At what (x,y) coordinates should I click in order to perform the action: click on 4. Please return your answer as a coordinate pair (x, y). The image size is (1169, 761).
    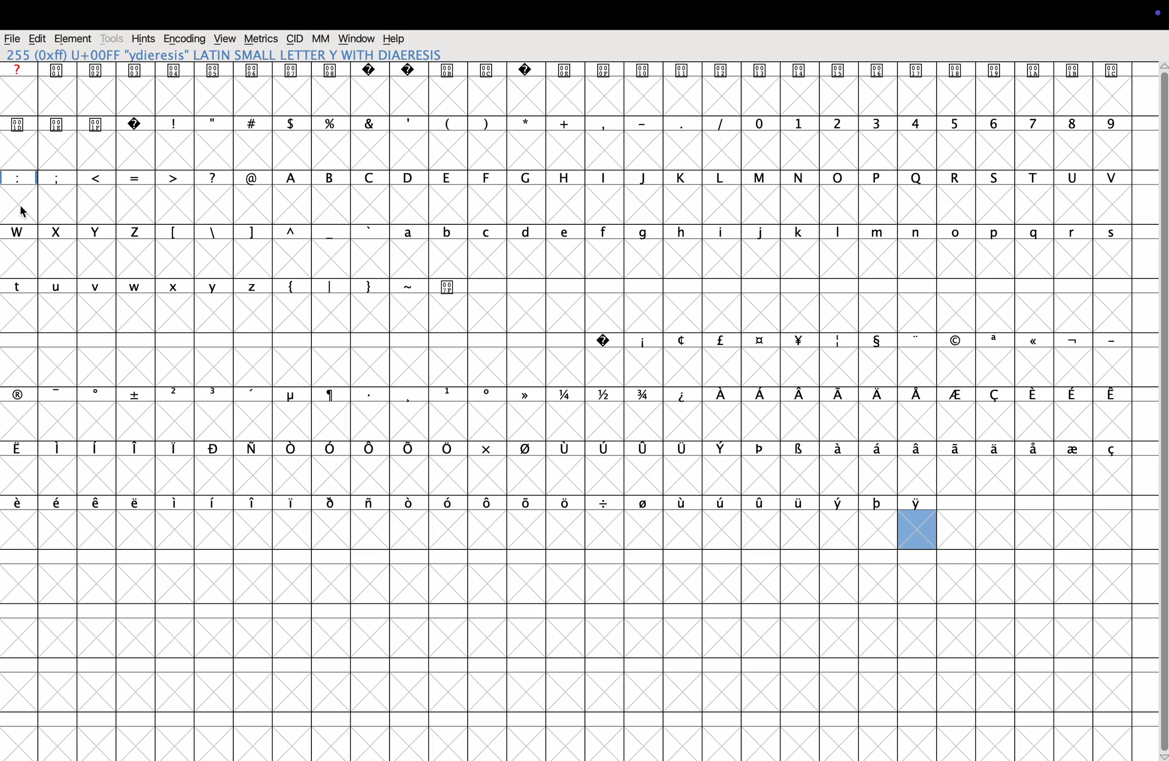
    Looking at the image, I should click on (914, 141).